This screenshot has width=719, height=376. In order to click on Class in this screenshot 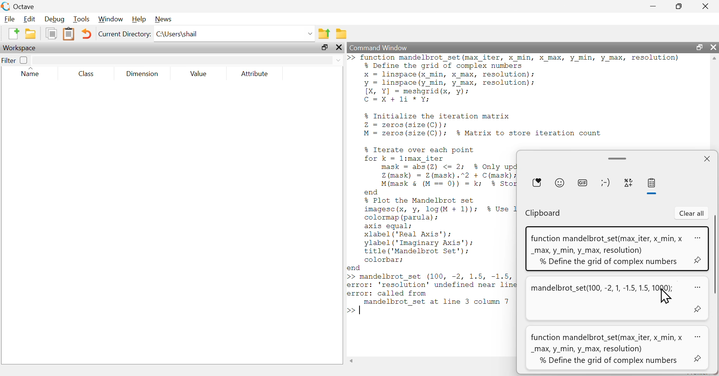, I will do `click(87, 73)`.